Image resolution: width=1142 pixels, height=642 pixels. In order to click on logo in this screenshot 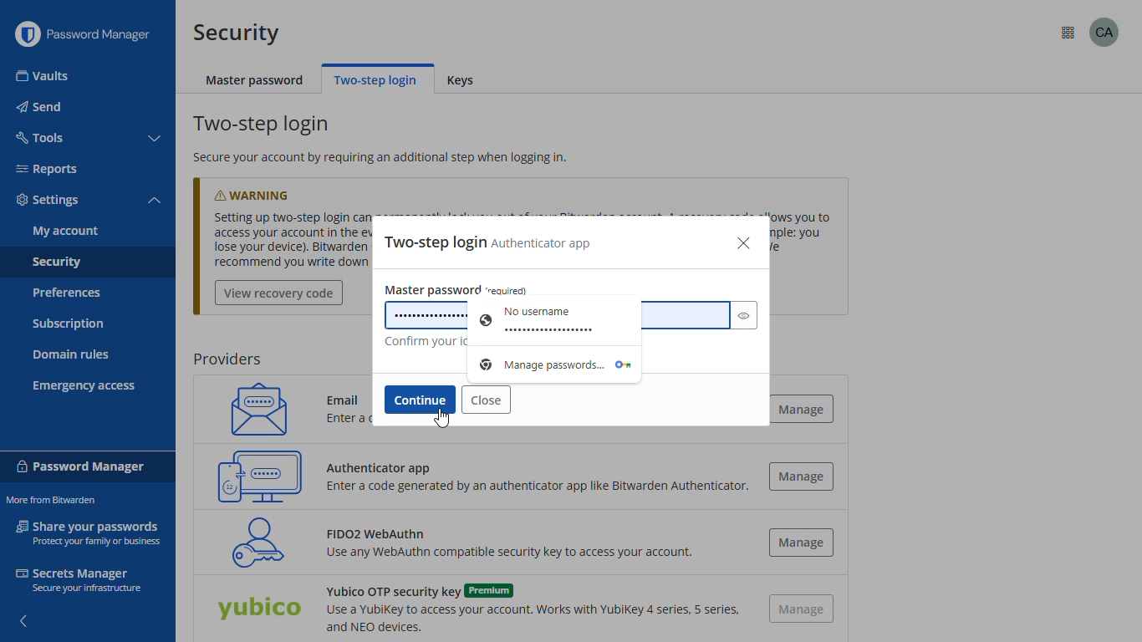, I will do `click(27, 34)`.